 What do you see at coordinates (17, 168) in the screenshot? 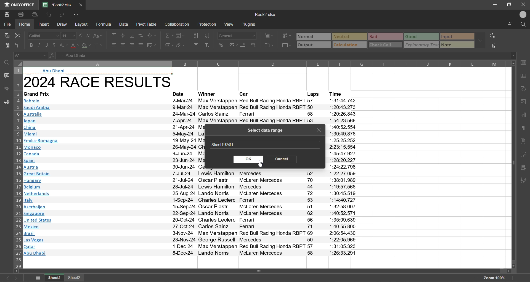
I see `row numbers` at bounding box center [17, 168].